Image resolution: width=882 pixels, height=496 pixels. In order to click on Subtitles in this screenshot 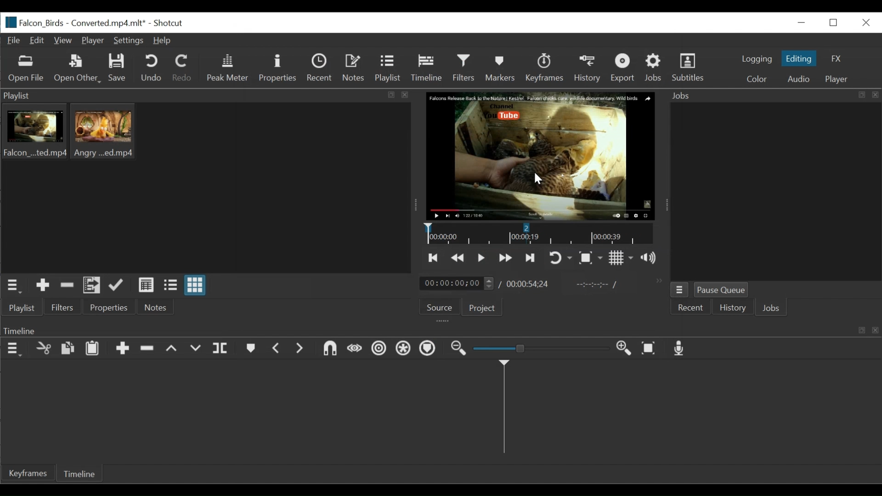, I will do `click(691, 69)`.